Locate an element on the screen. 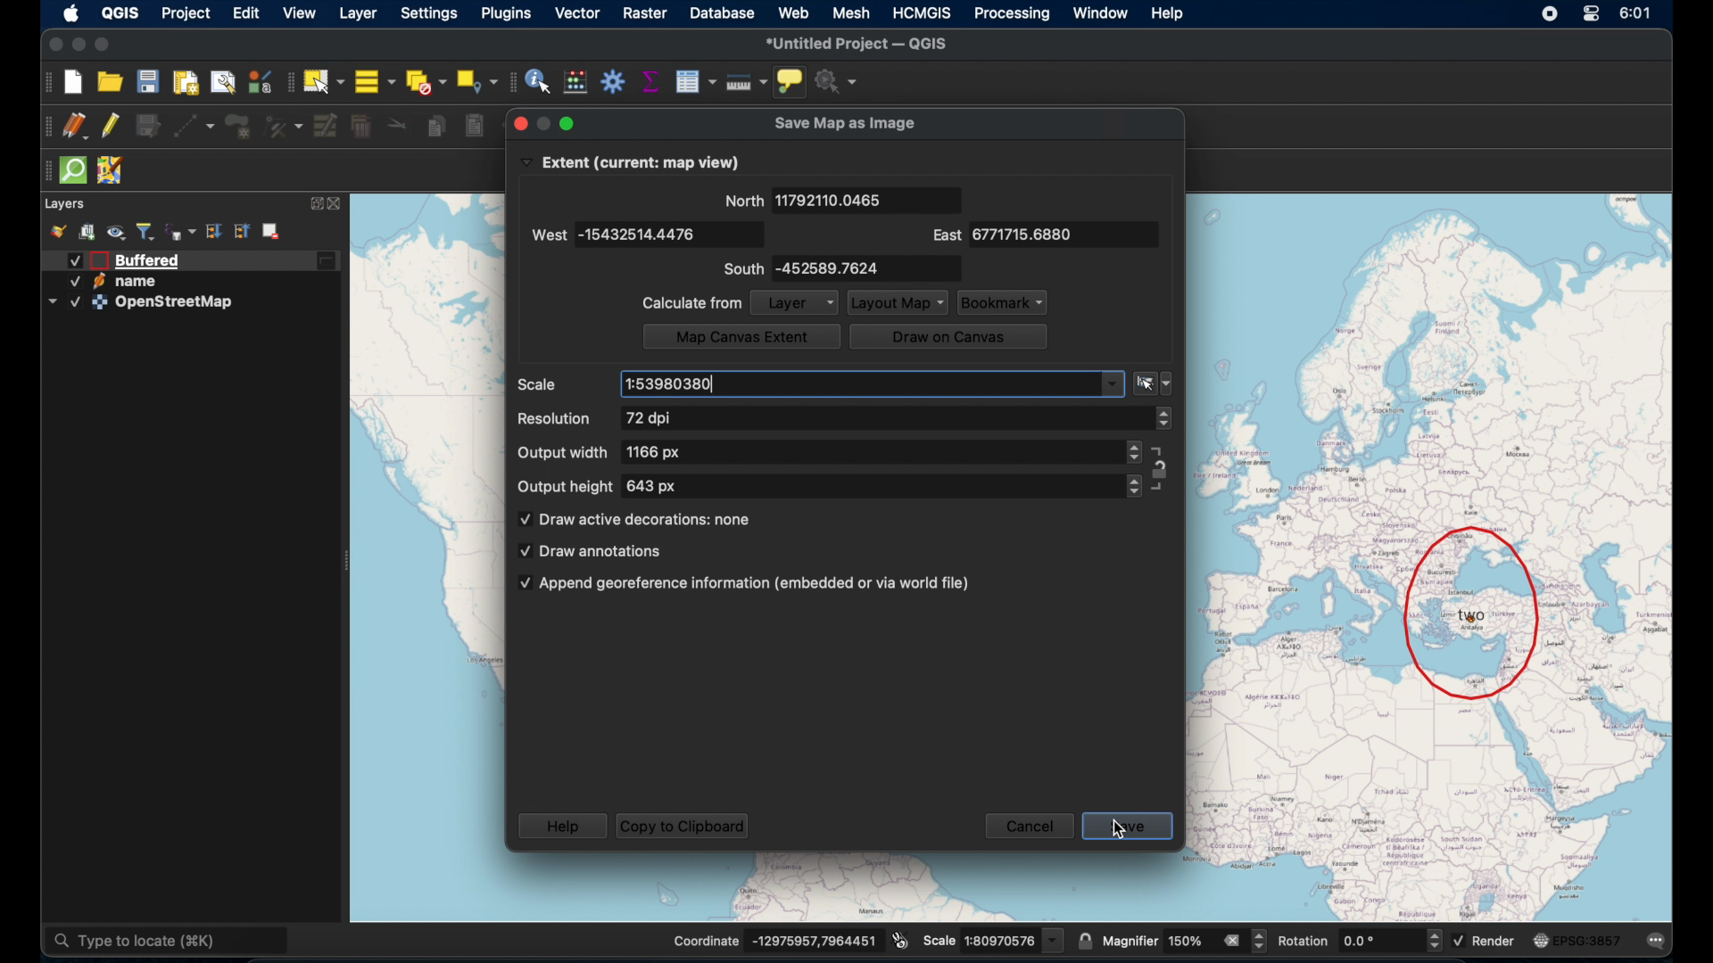 This screenshot has height=963, width=1713. raster is located at coordinates (646, 12).